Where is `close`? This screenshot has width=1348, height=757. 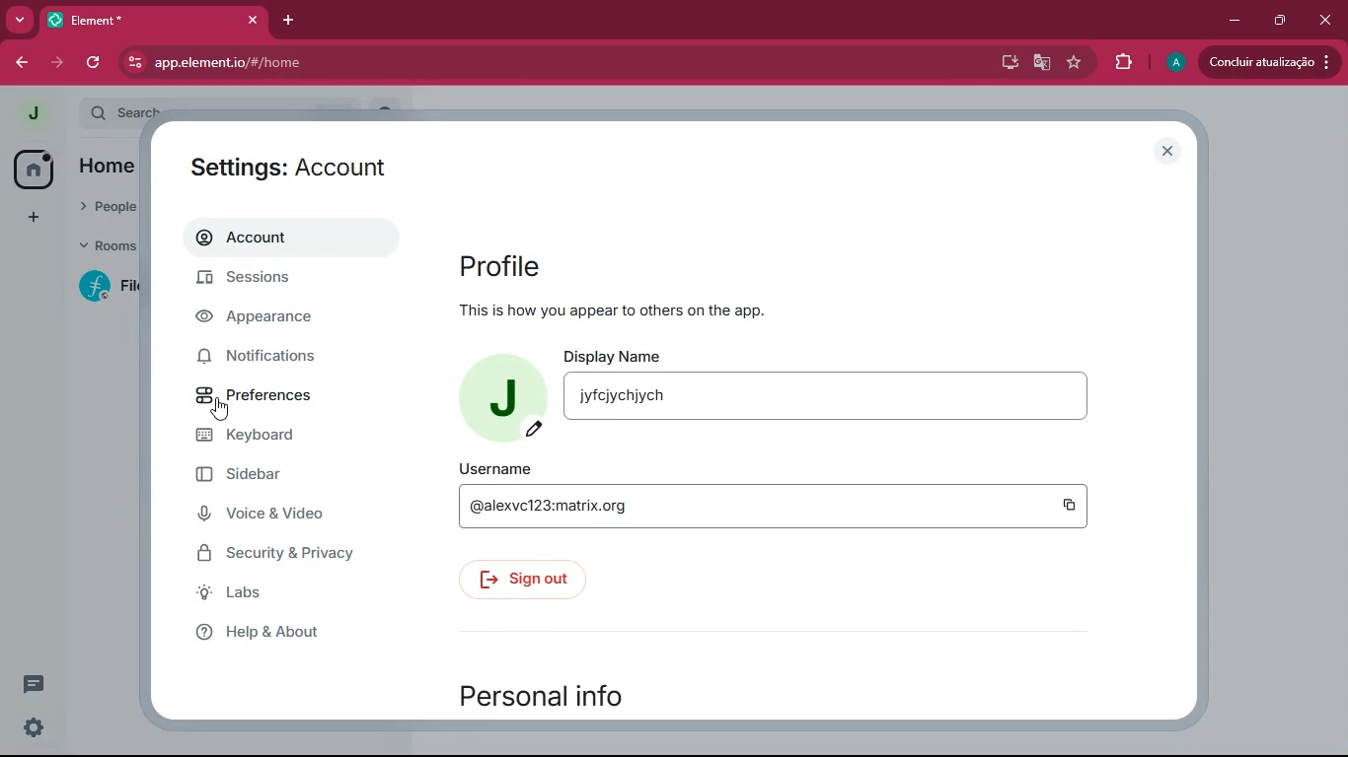
close is located at coordinates (1164, 150).